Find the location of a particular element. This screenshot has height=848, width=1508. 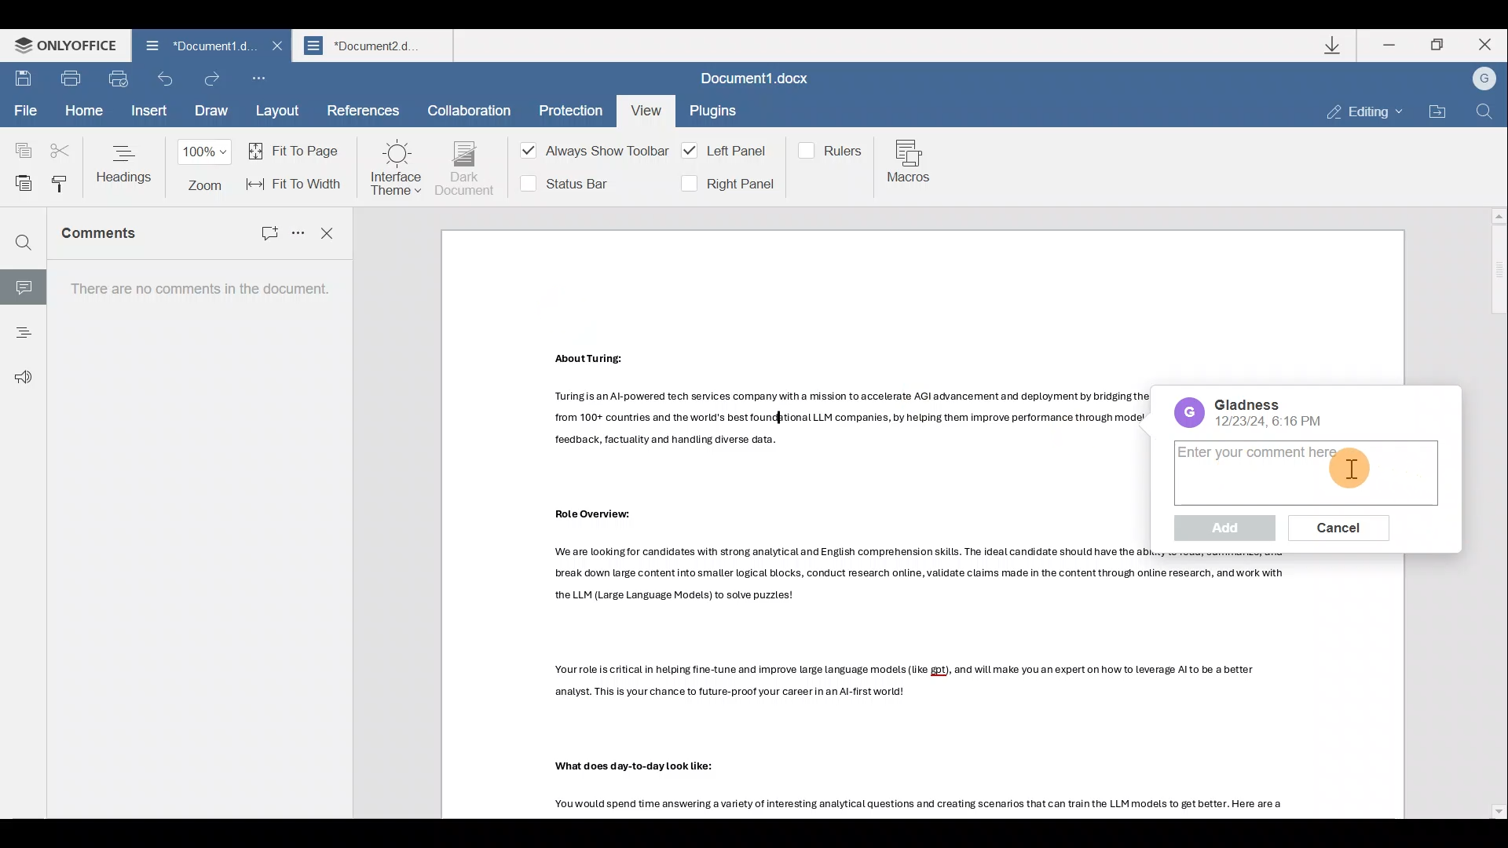

Copy is located at coordinates (17, 144).